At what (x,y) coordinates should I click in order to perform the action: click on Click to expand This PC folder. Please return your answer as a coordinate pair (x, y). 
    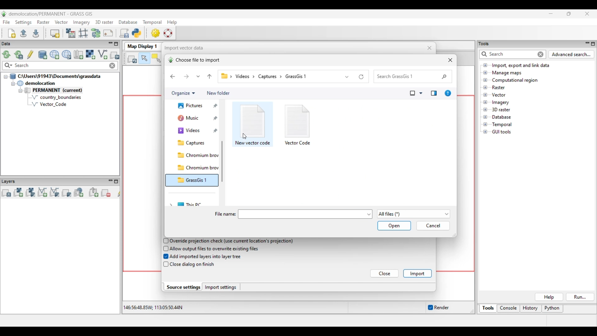
    Looking at the image, I should click on (171, 204).